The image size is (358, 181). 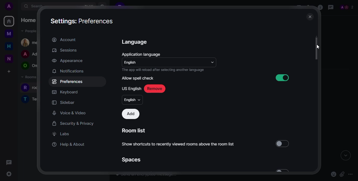 I want to click on people dropdown, so click(x=30, y=31).